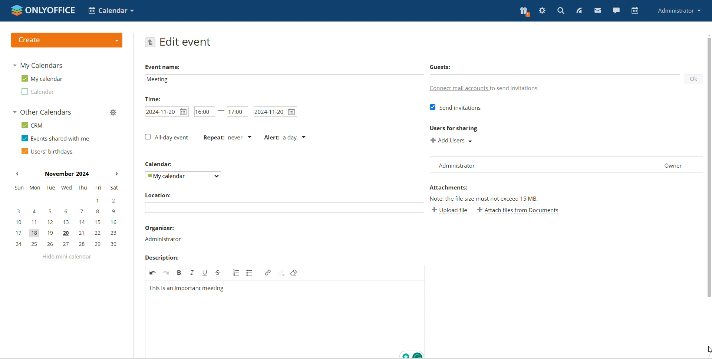 The height and width of the screenshot is (359, 712). What do you see at coordinates (250, 273) in the screenshot?
I see `insert/remove bulleted list` at bounding box center [250, 273].